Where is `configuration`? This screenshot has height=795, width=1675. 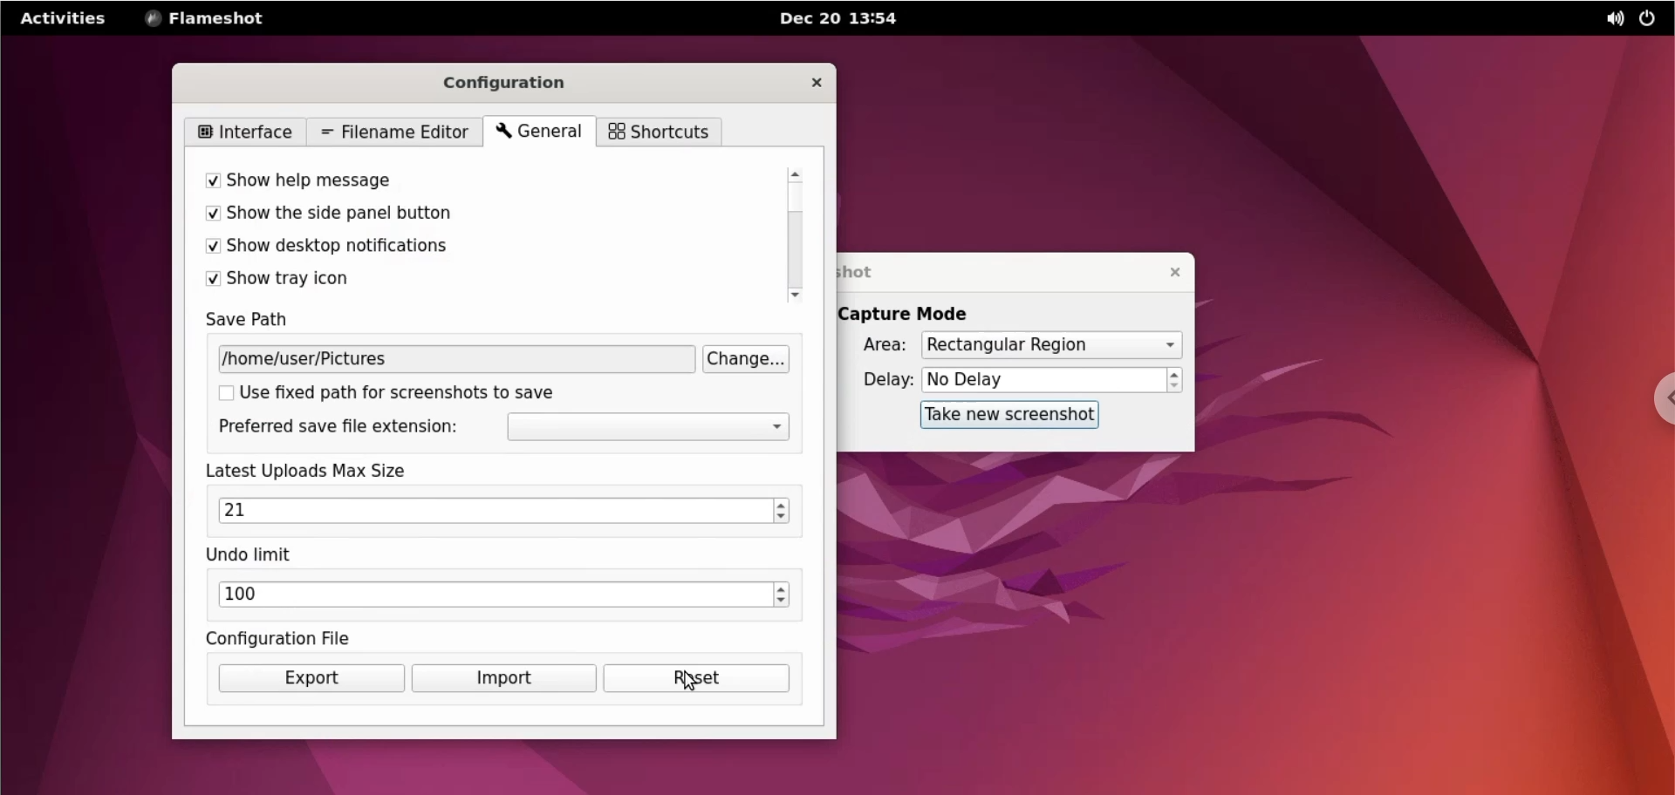
configuration is located at coordinates (523, 79).